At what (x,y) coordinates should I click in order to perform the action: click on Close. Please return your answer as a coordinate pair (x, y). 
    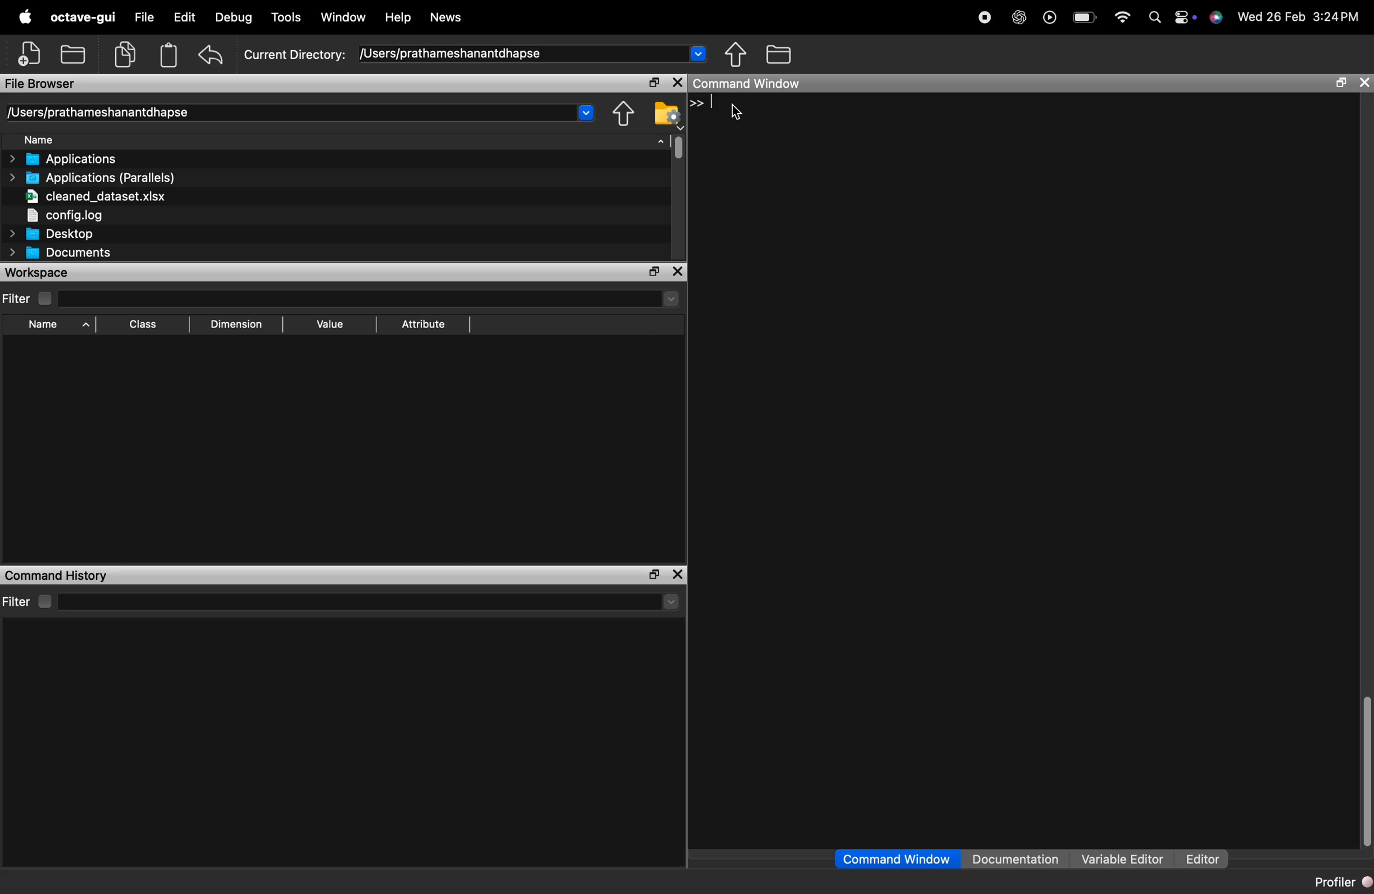
    Looking at the image, I should click on (676, 83).